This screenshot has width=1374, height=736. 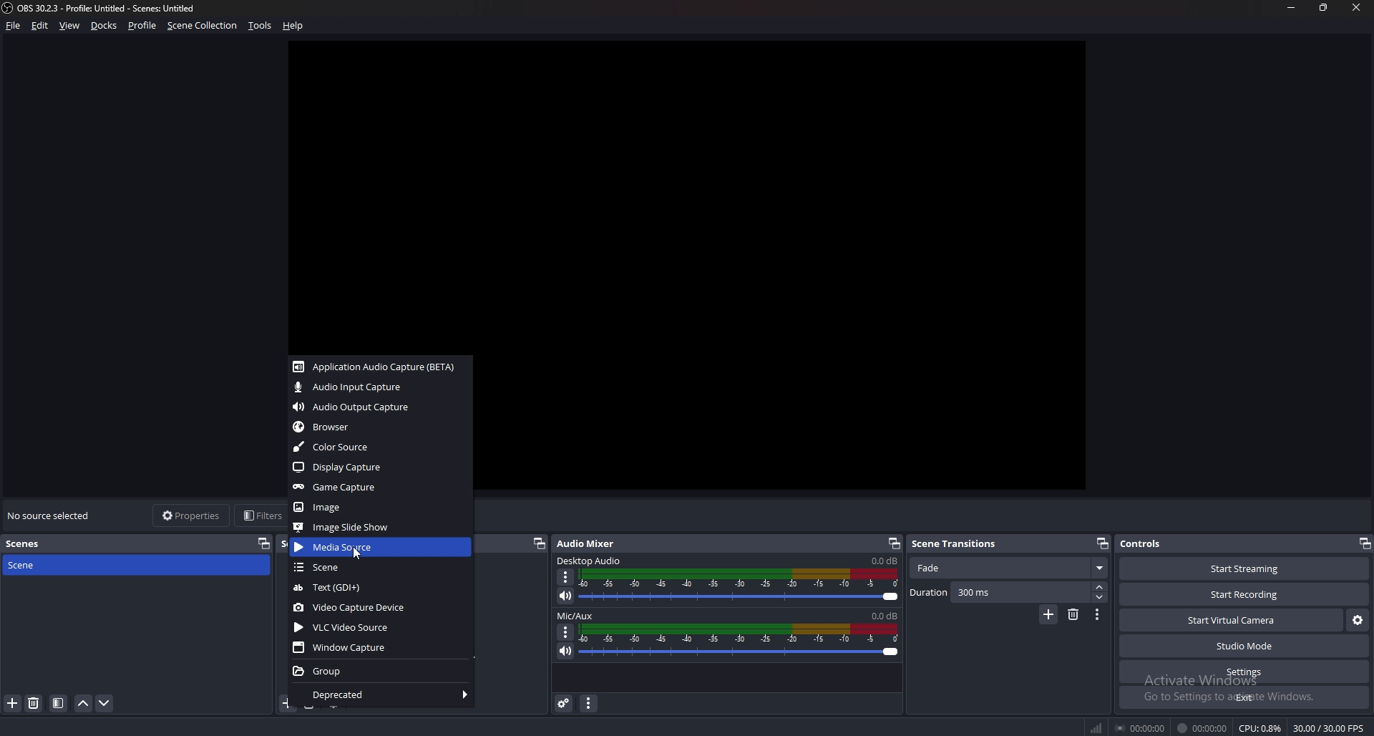 I want to click on Display capture, so click(x=379, y=467).